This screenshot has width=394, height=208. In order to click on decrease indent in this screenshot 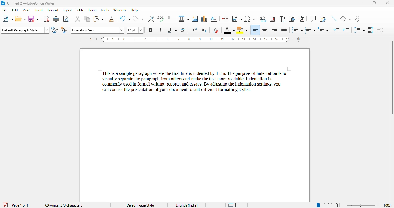, I will do `click(346, 30)`.